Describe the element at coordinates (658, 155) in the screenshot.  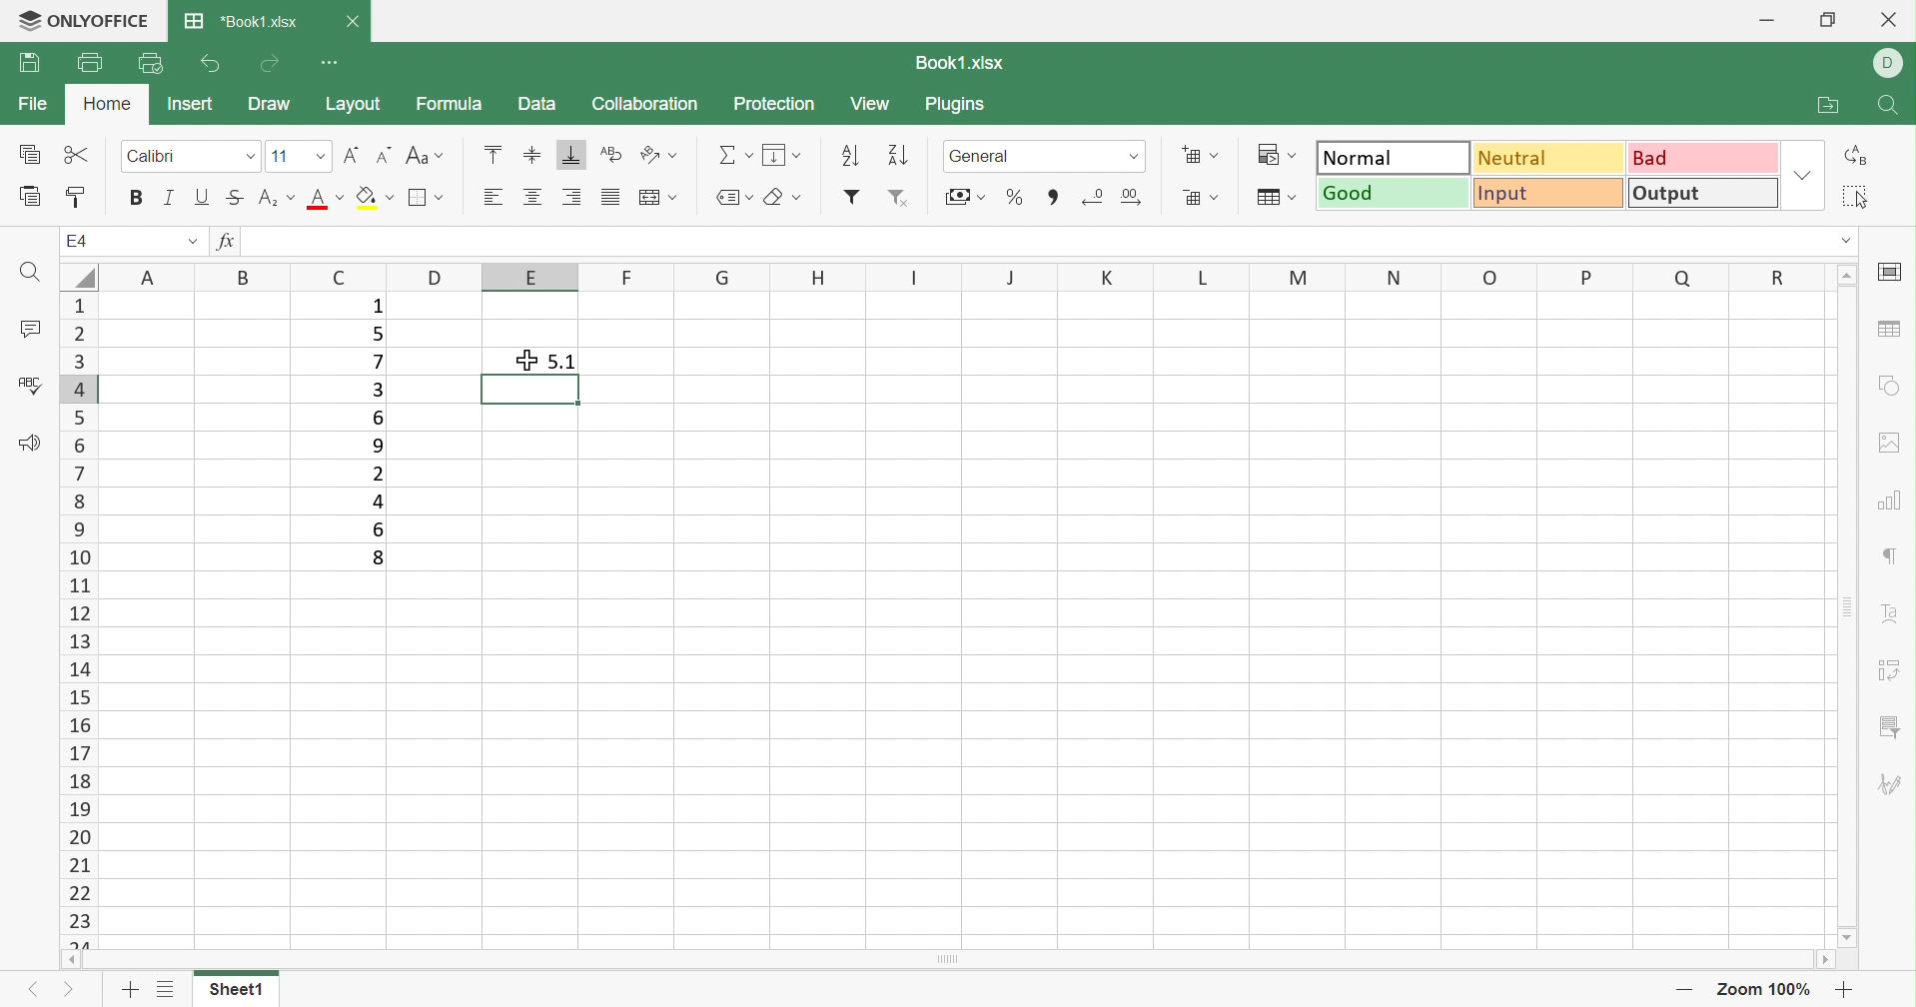
I see `Orientation` at that location.